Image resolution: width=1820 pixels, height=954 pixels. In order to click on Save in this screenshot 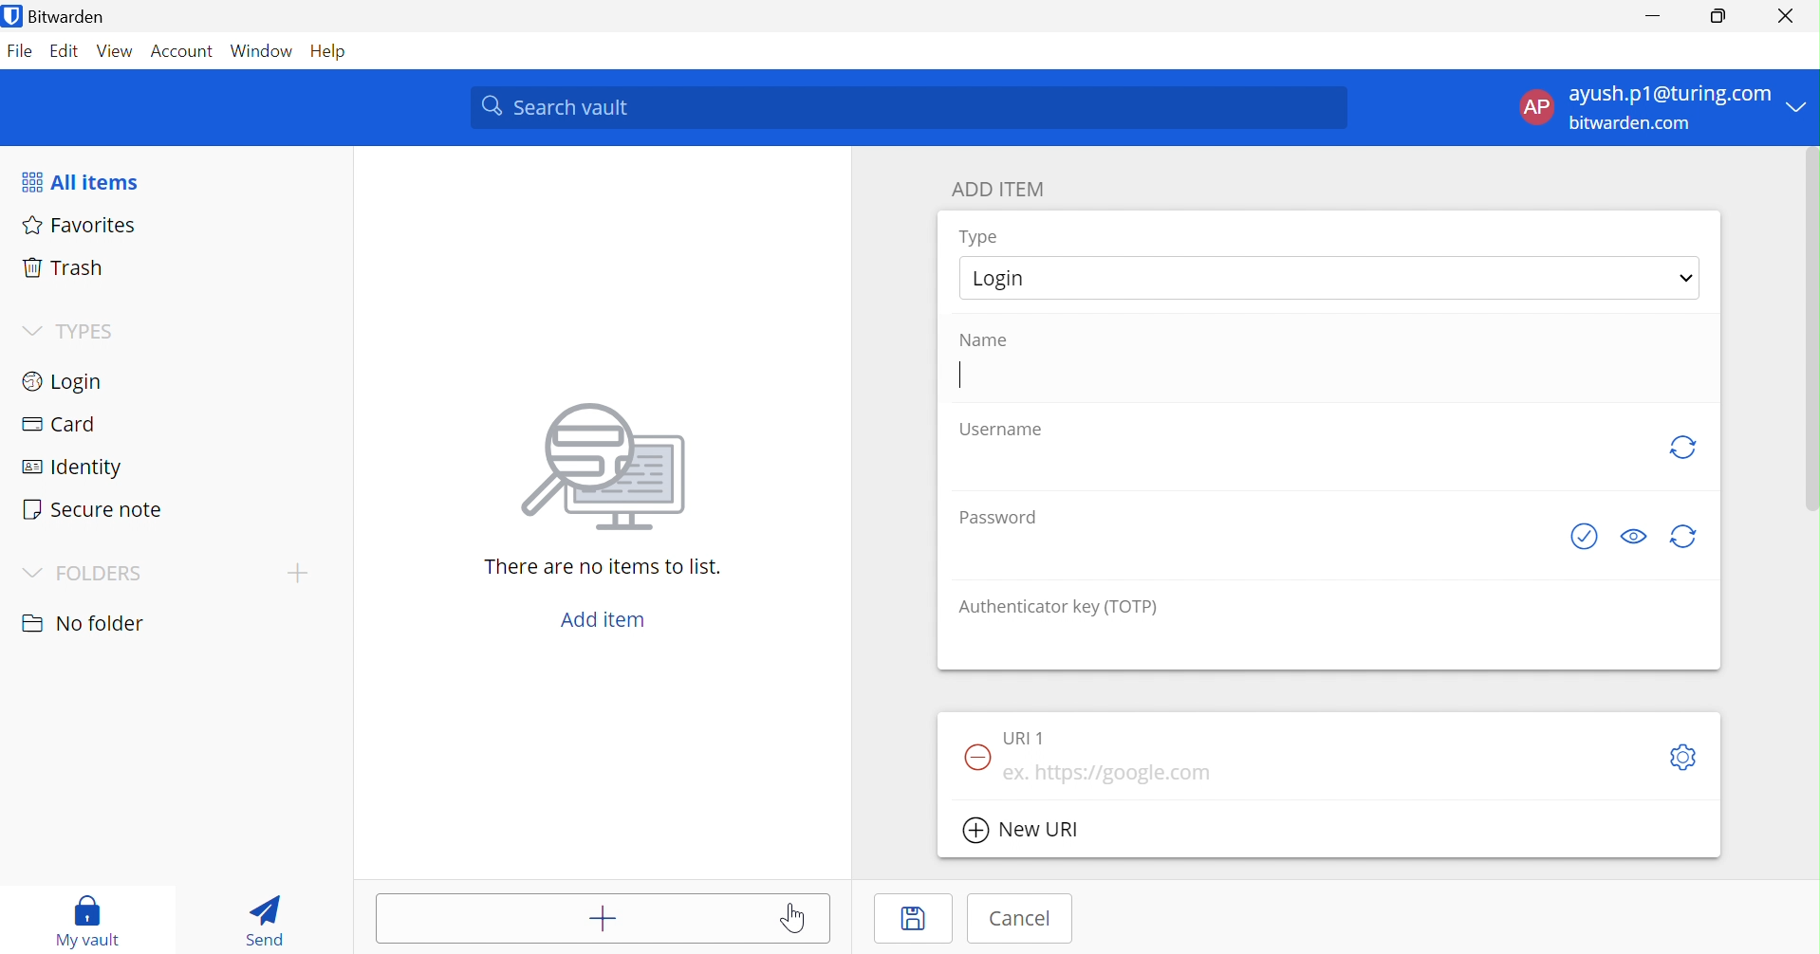, I will do `click(919, 920)`.